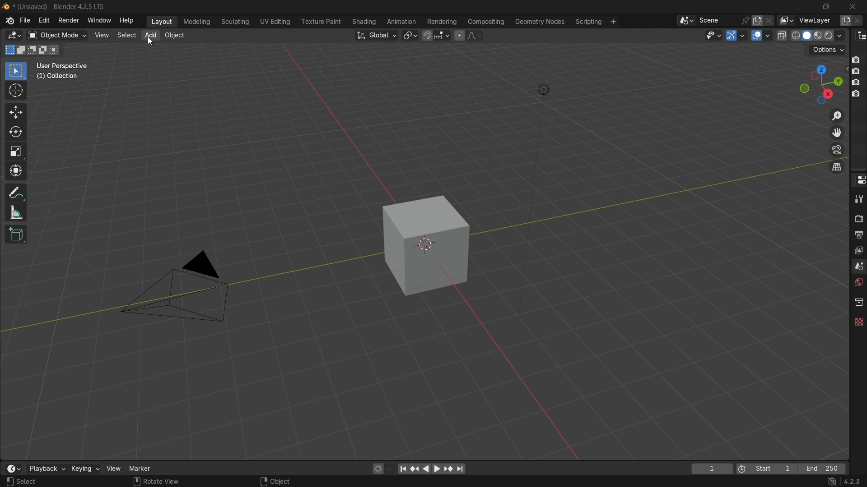 The image size is (867, 487). What do you see at coordinates (9, 22) in the screenshot?
I see `blender logo` at bounding box center [9, 22].